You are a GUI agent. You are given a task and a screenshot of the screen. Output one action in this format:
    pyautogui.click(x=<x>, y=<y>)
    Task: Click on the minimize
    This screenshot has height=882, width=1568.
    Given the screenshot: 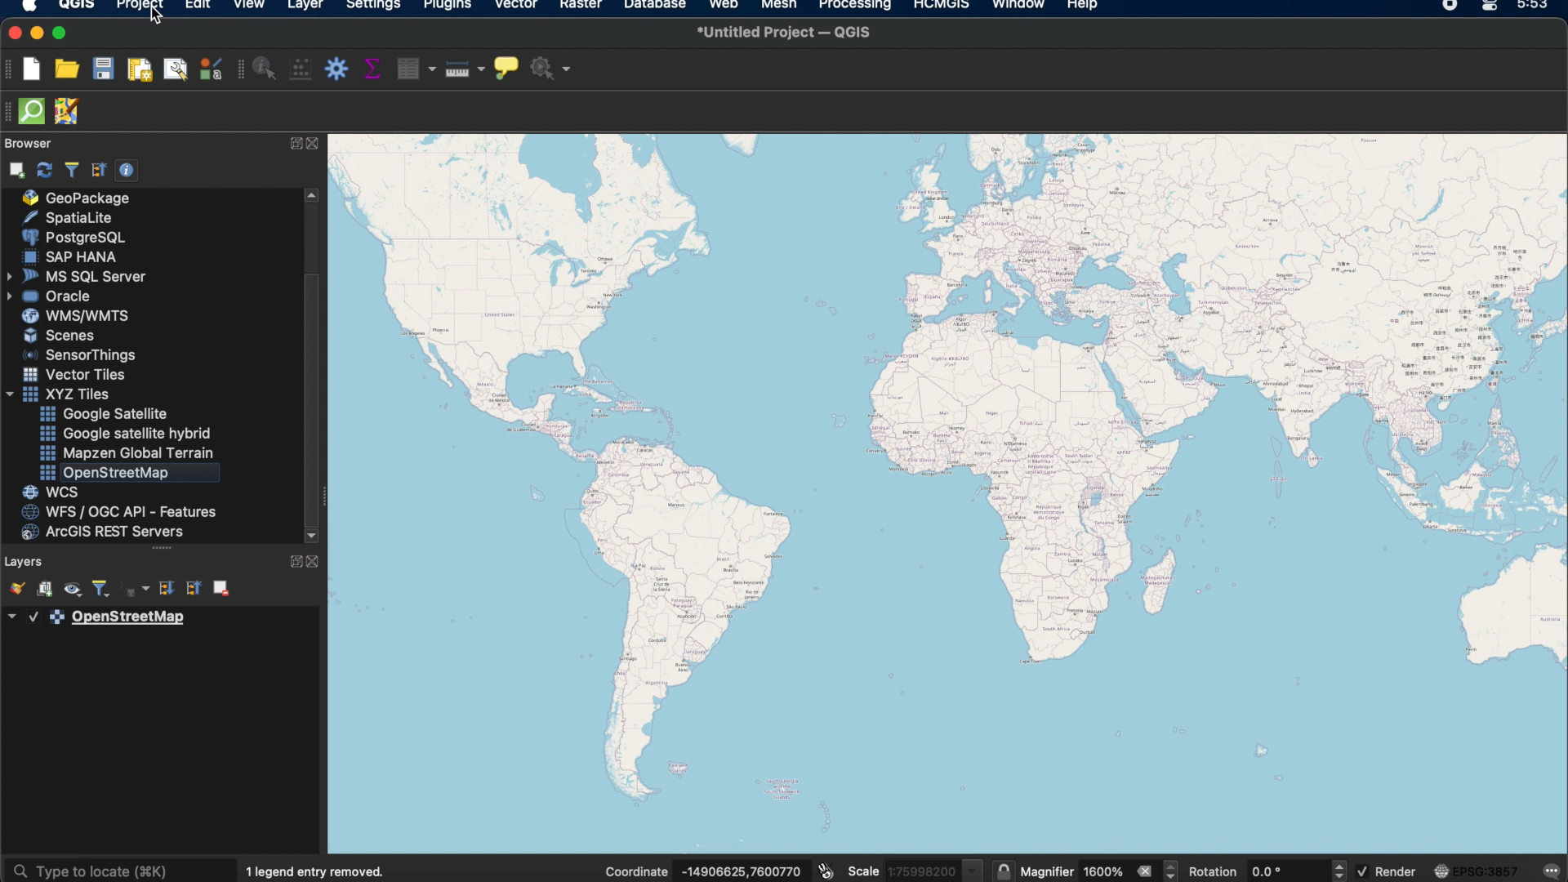 What is the action you would take?
    pyautogui.click(x=38, y=32)
    